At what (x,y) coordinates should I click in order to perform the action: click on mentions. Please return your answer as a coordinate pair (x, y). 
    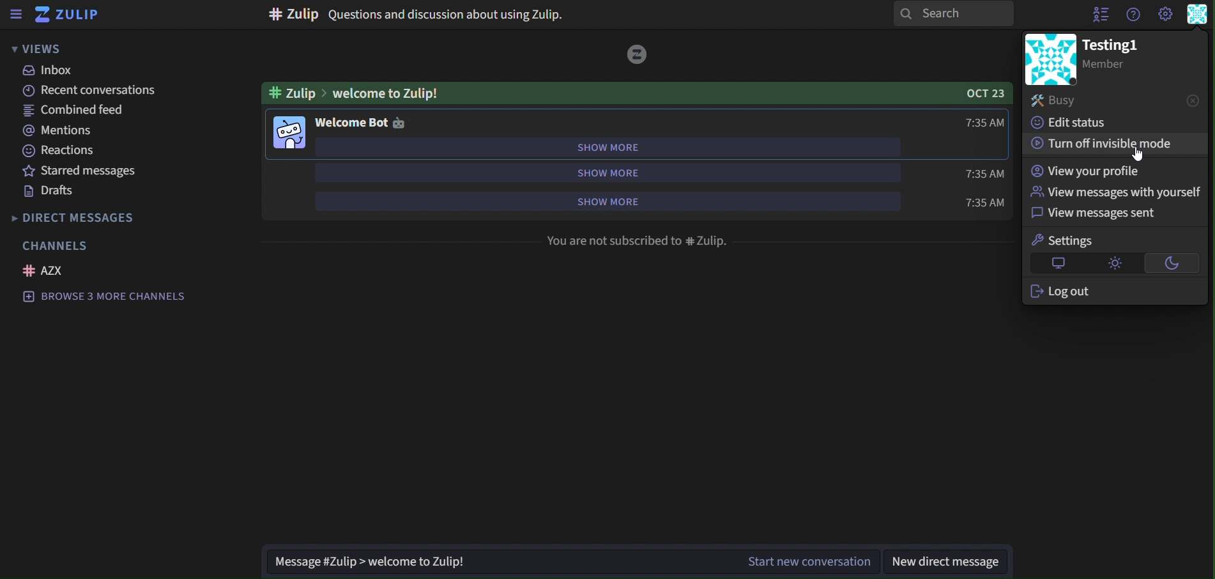
    Looking at the image, I should click on (59, 130).